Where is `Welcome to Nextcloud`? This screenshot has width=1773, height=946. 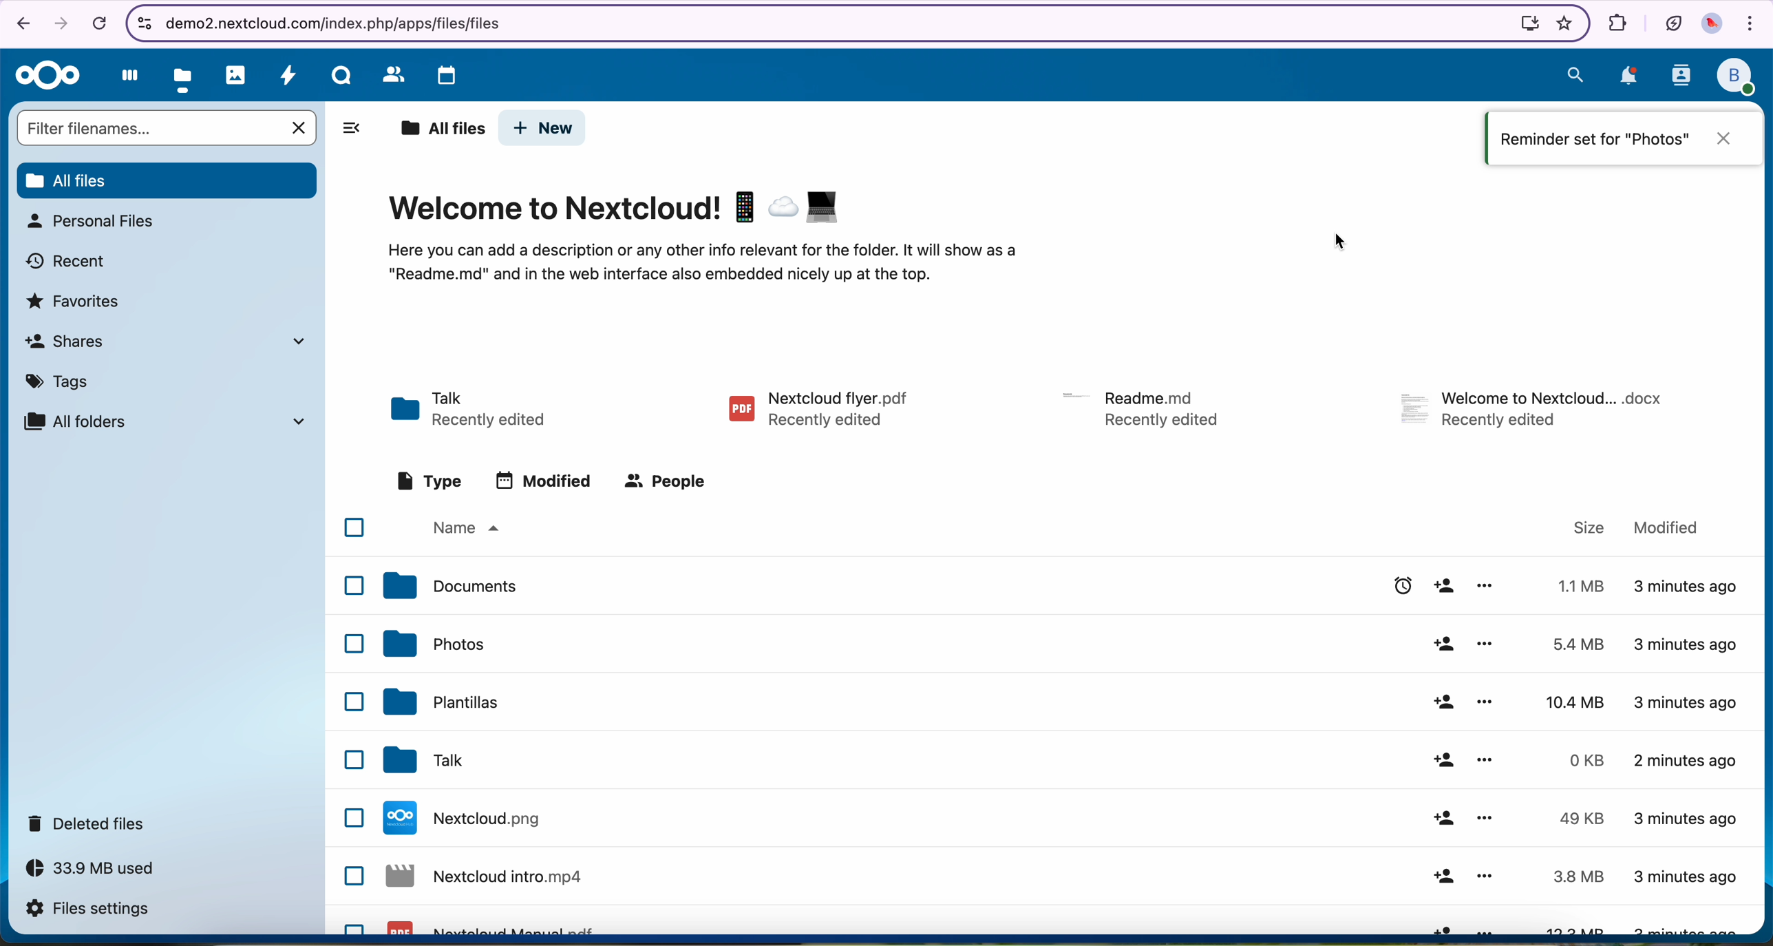 Welcome to Nextcloud is located at coordinates (617, 207).